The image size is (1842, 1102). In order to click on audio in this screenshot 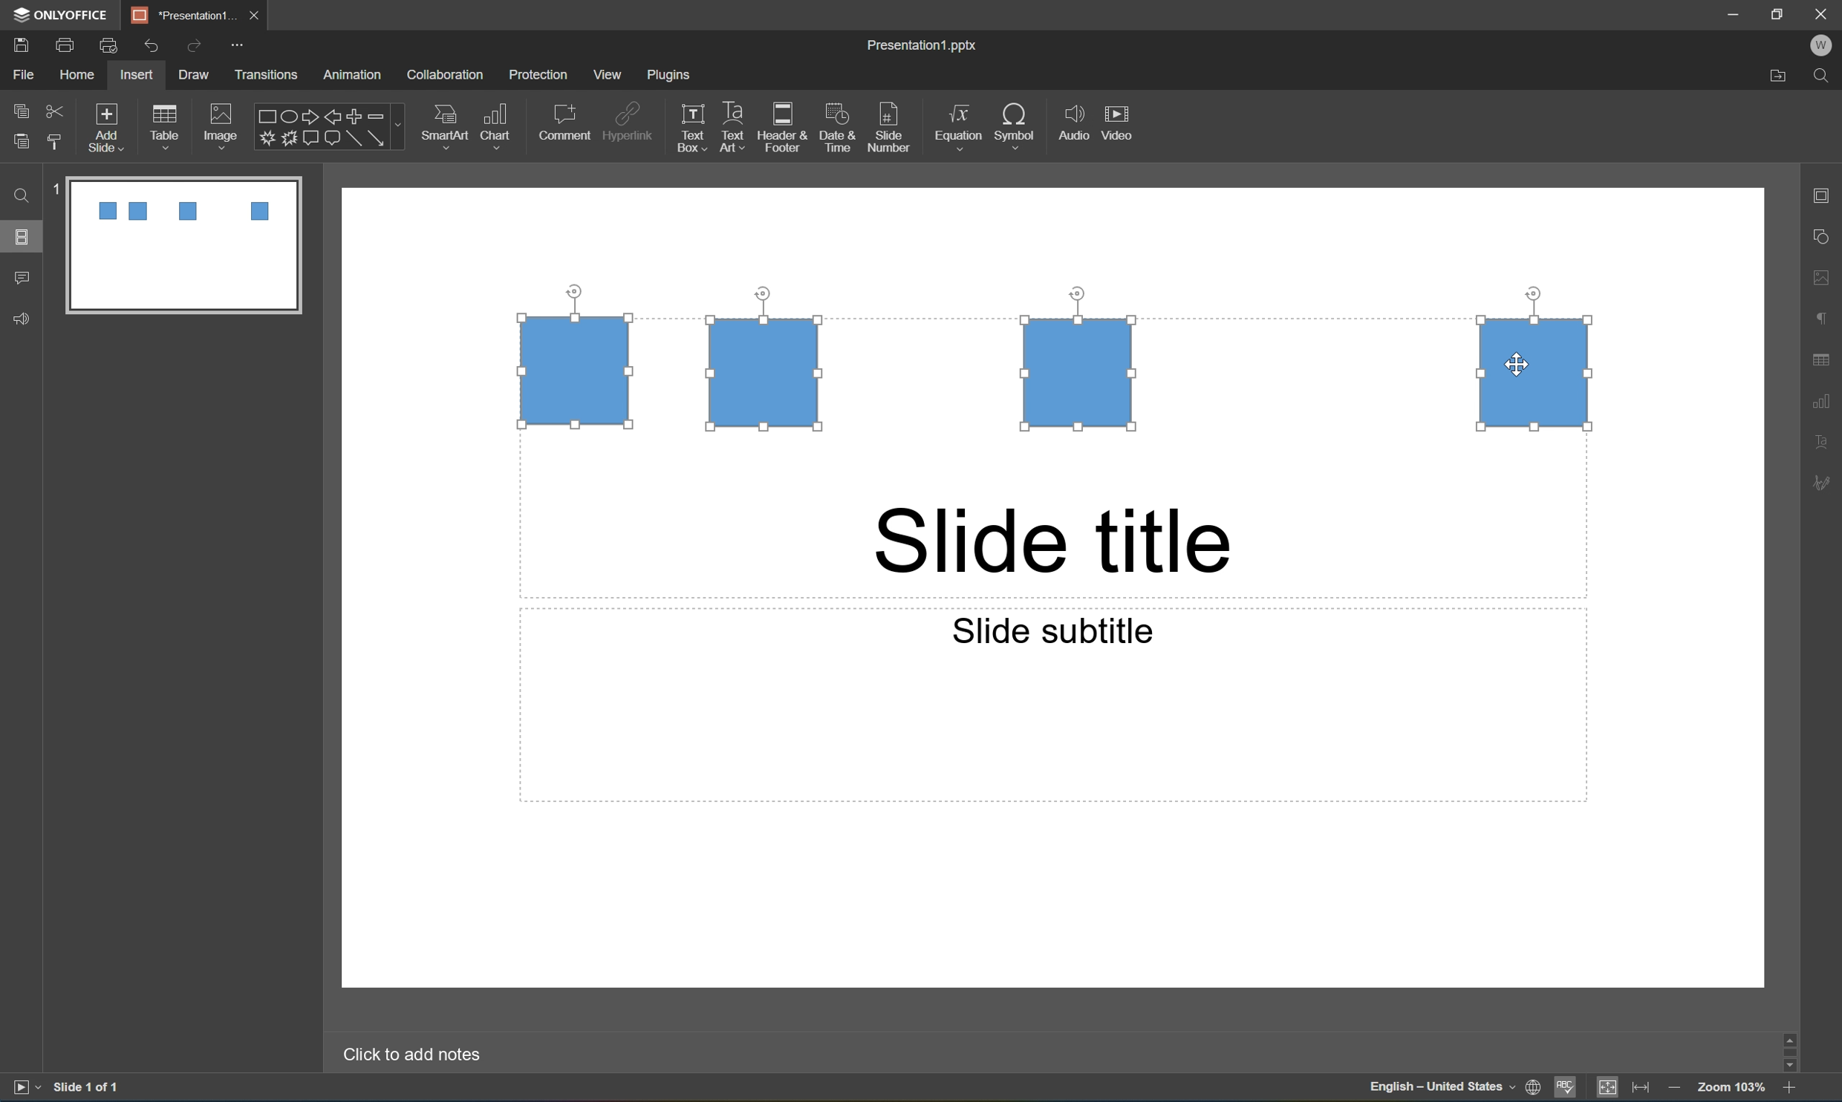, I will do `click(1071, 125)`.